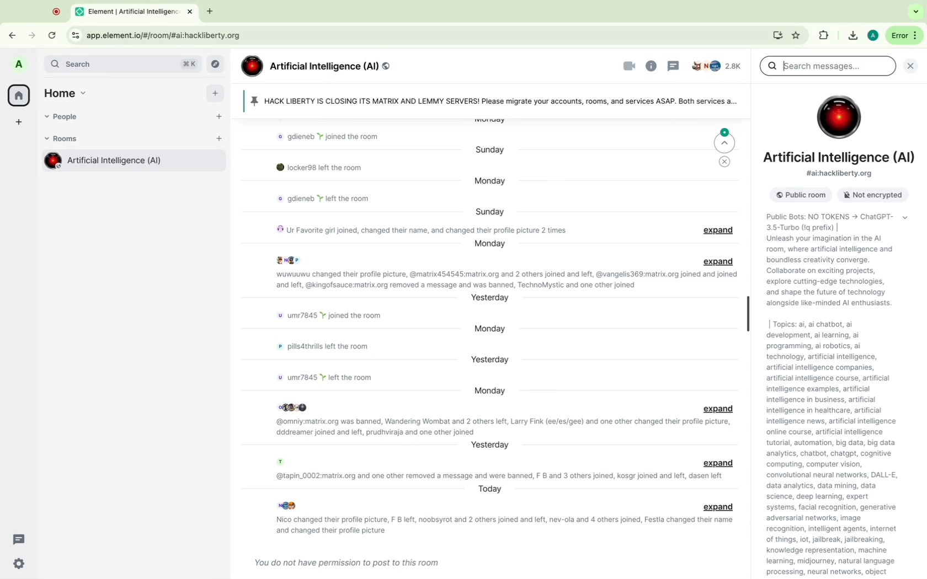 This screenshot has width=927, height=579. What do you see at coordinates (832, 262) in the screenshot?
I see `description` at bounding box center [832, 262].